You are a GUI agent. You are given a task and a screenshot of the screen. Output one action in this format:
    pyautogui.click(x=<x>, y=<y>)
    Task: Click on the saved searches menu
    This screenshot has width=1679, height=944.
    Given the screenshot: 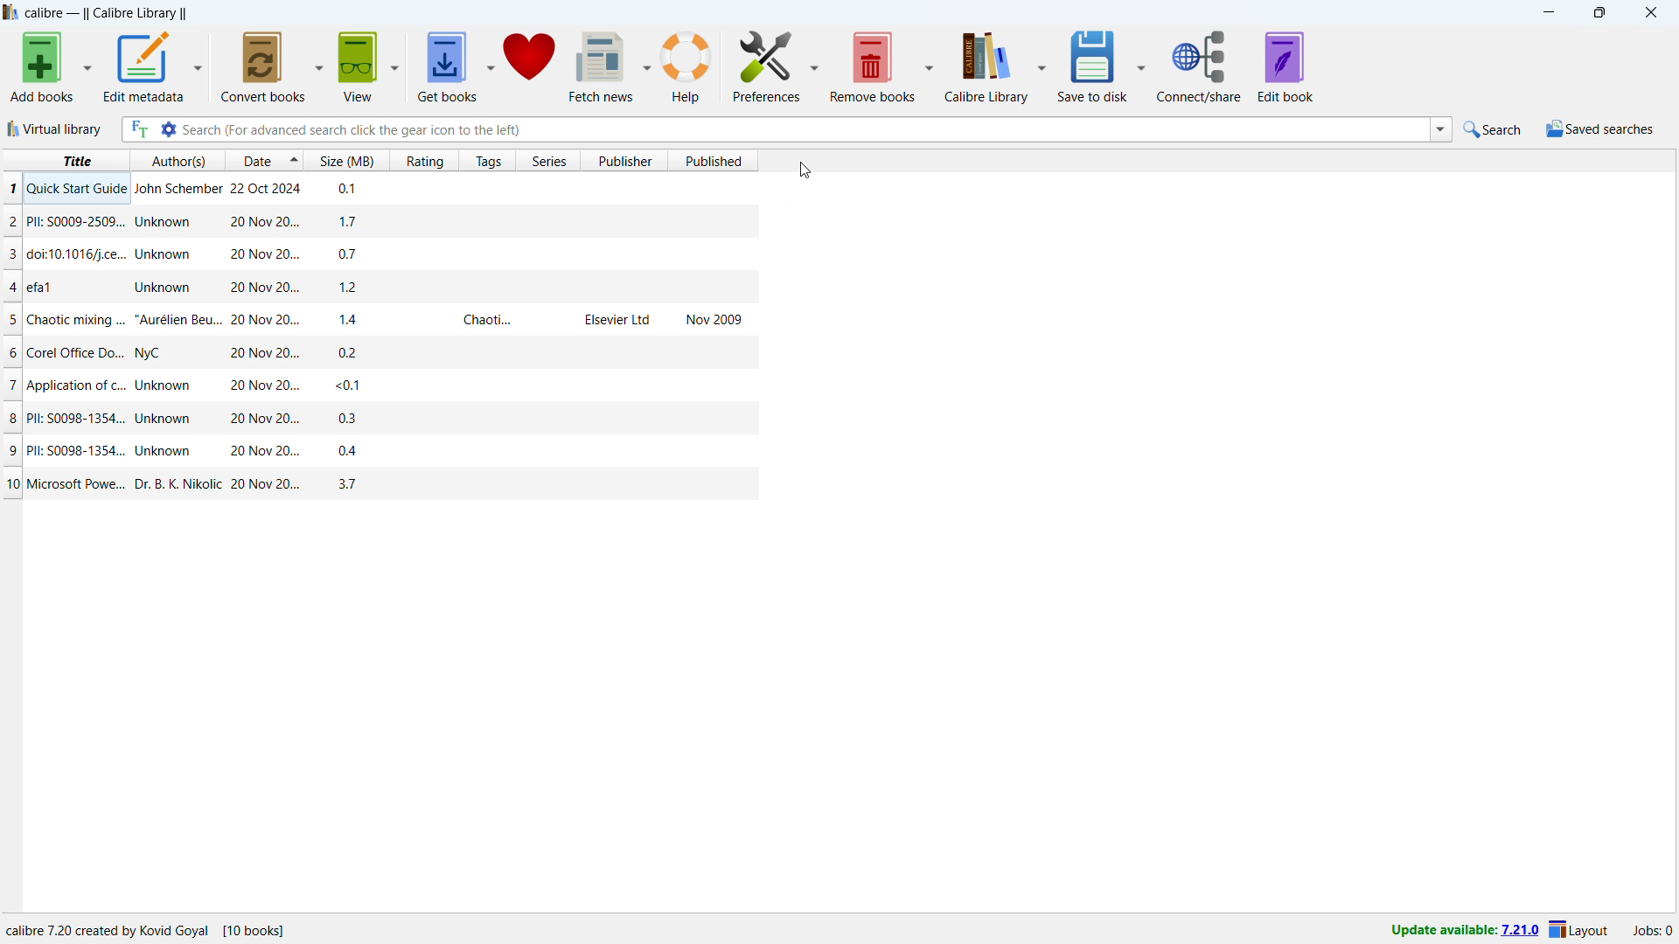 What is the action you would take?
    pyautogui.click(x=1600, y=128)
    